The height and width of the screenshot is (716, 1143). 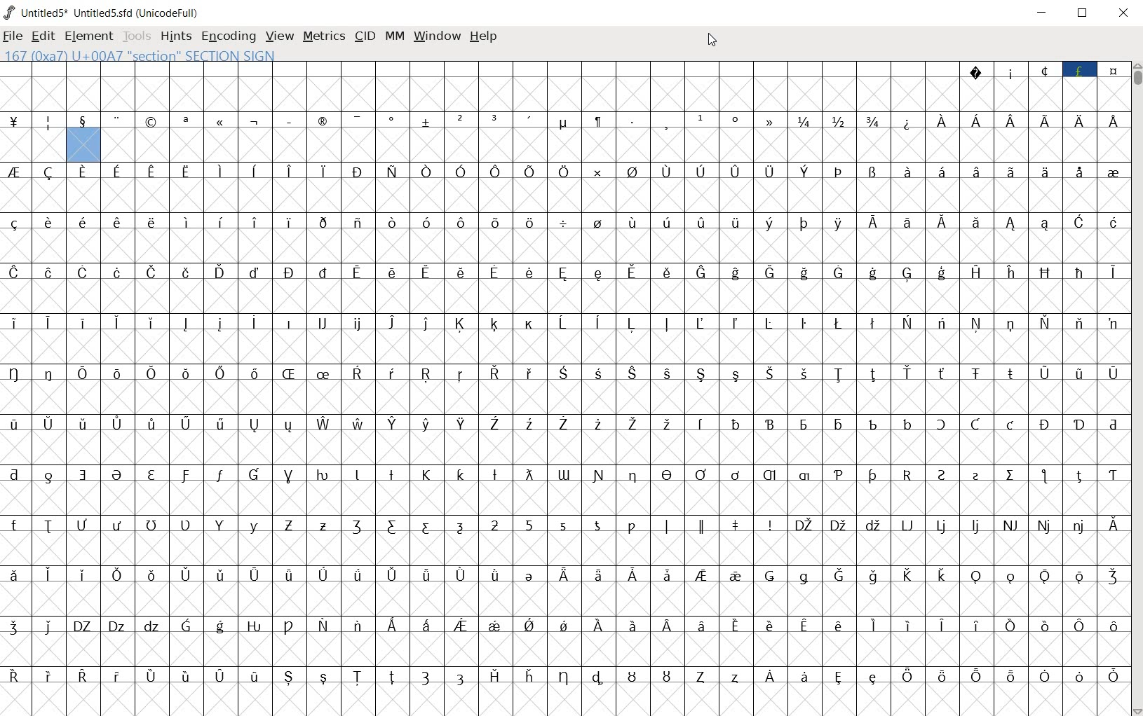 I want to click on empty cells, so click(x=564, y=94).